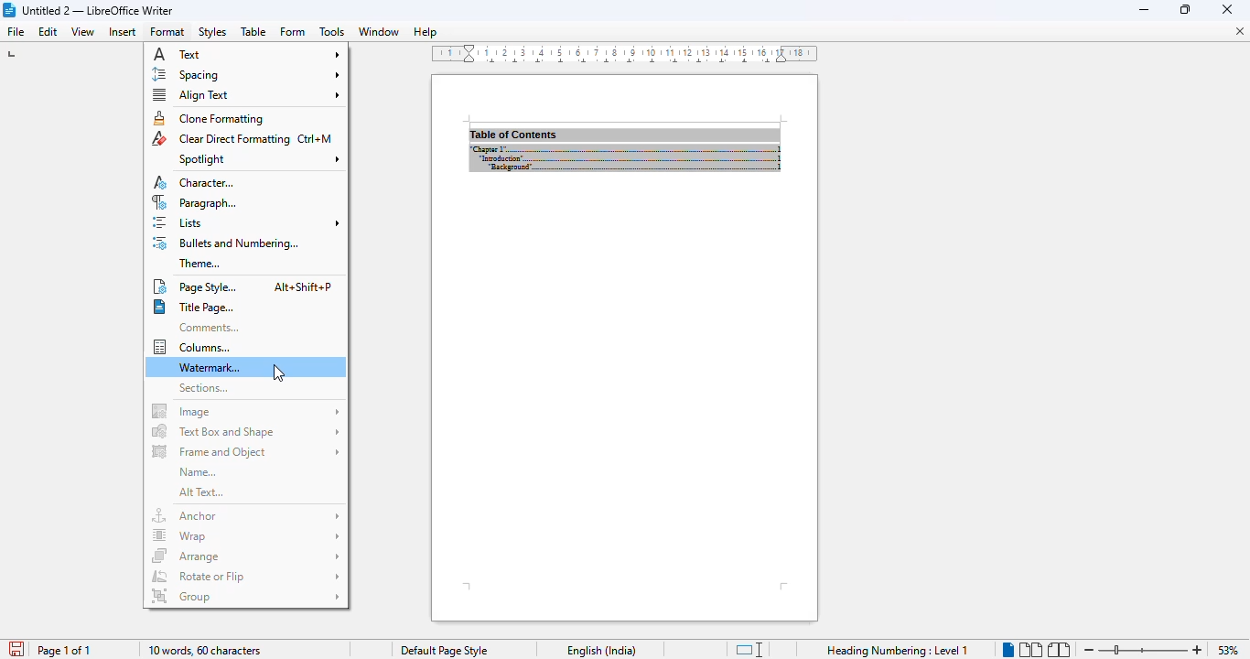 The height and width of the screenshot is (659, 1250). I want to click on zoom in or zoom out bar, so click(1144, 649).